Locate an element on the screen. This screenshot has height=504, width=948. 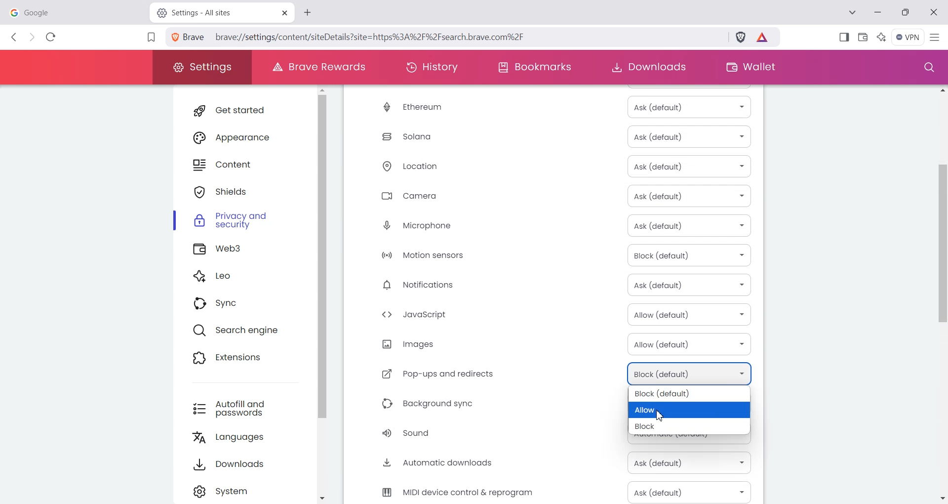
Pop-ups and redirects Block (Default) is located at coordinates (555, 373).